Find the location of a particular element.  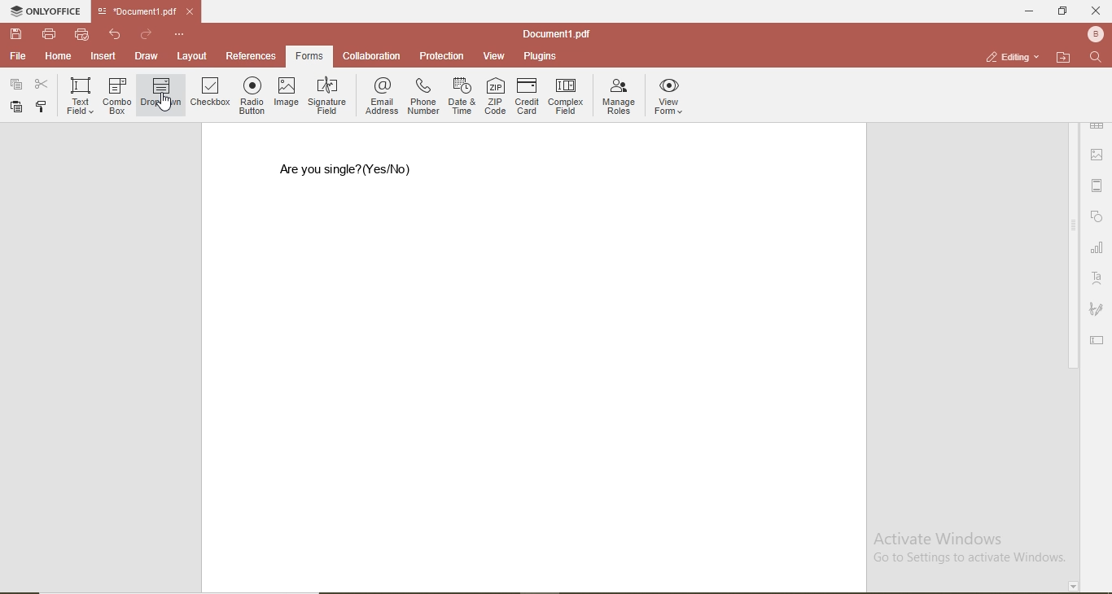

email address is located at coordinates (380, 94).